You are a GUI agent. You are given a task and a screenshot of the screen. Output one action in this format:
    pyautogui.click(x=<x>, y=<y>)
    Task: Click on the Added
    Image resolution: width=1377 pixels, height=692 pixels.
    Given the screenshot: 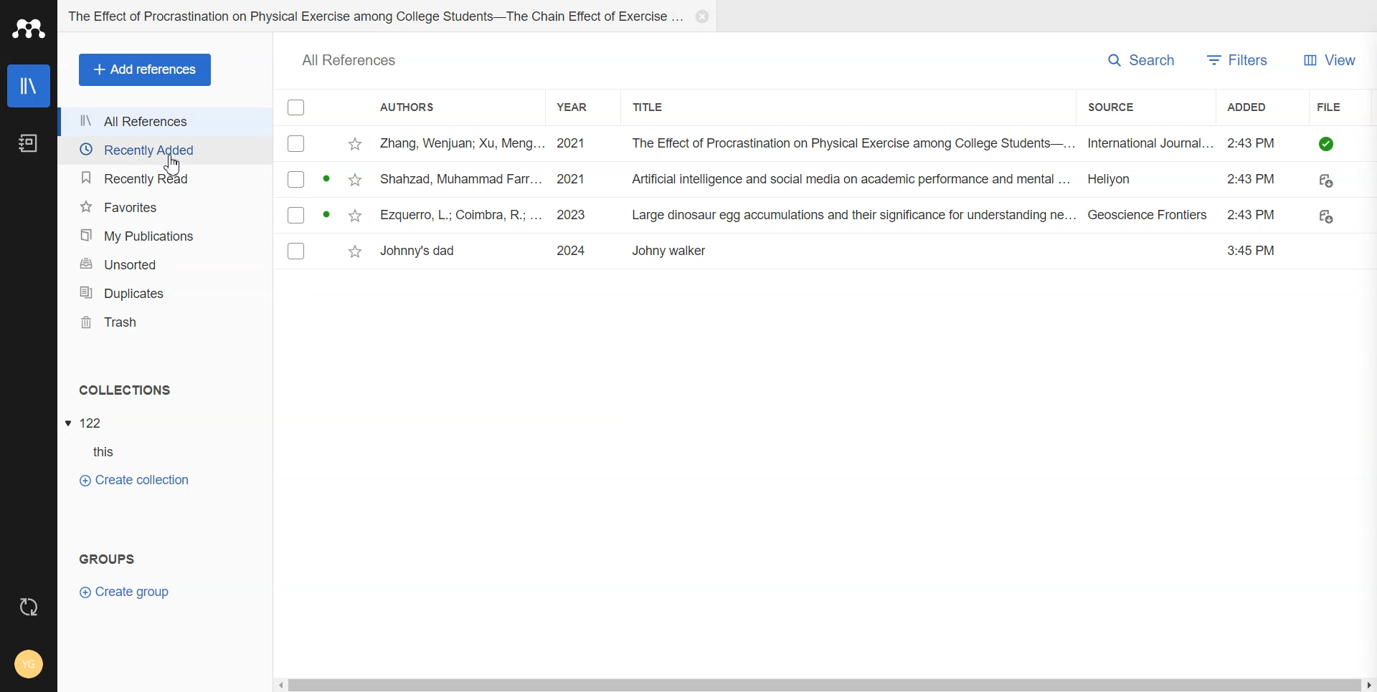 What is the action you would take?
    pyautogui.click(x=1263, y=108)
    